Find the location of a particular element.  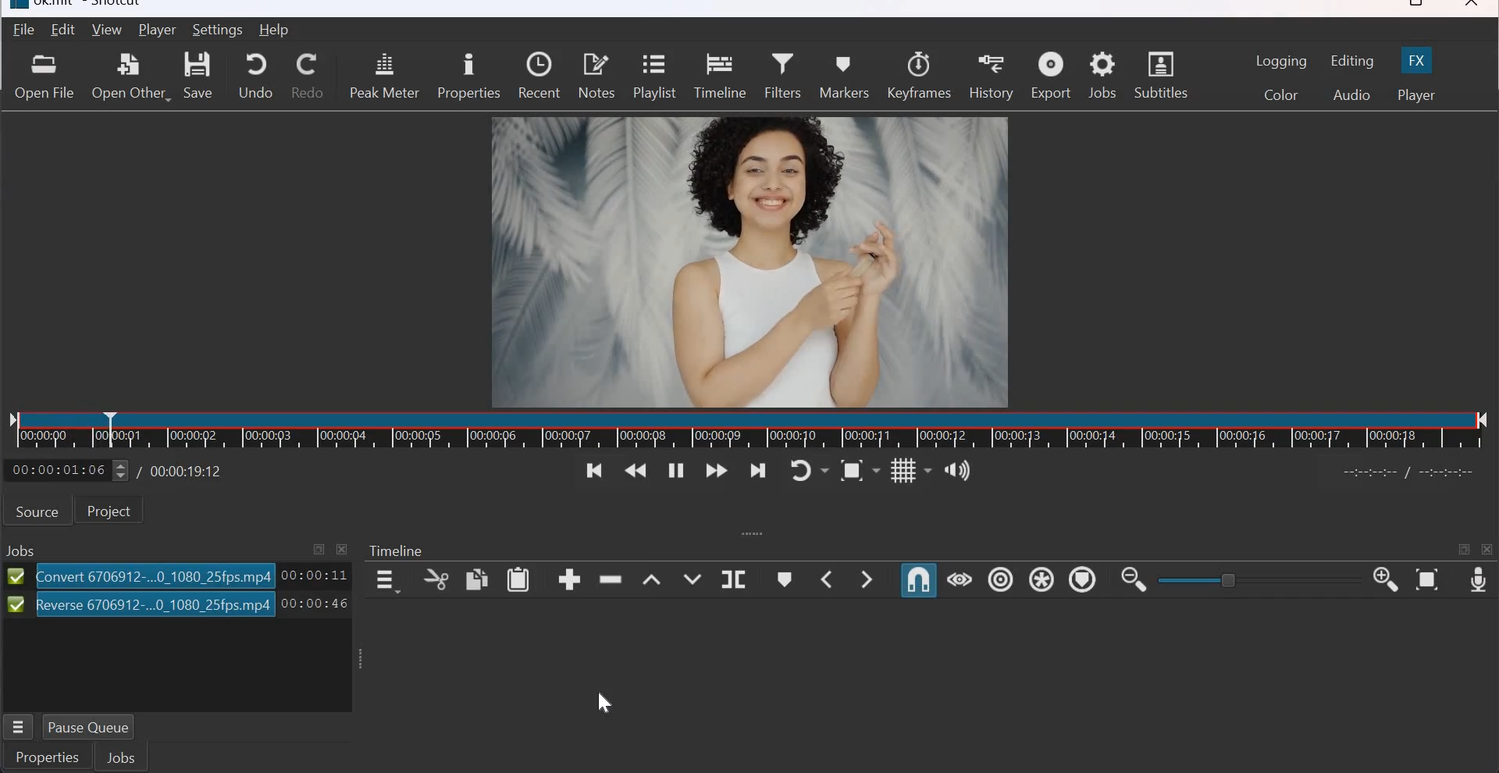

append is located at coordinates (569, 579).